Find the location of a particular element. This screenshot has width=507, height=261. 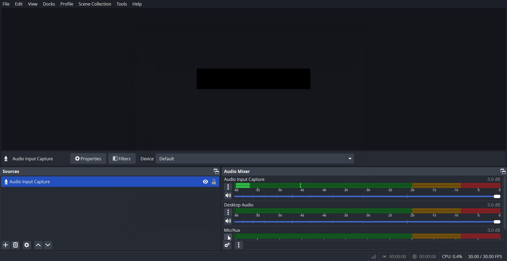

Volume Indicator is located at coordinates (370, 187).